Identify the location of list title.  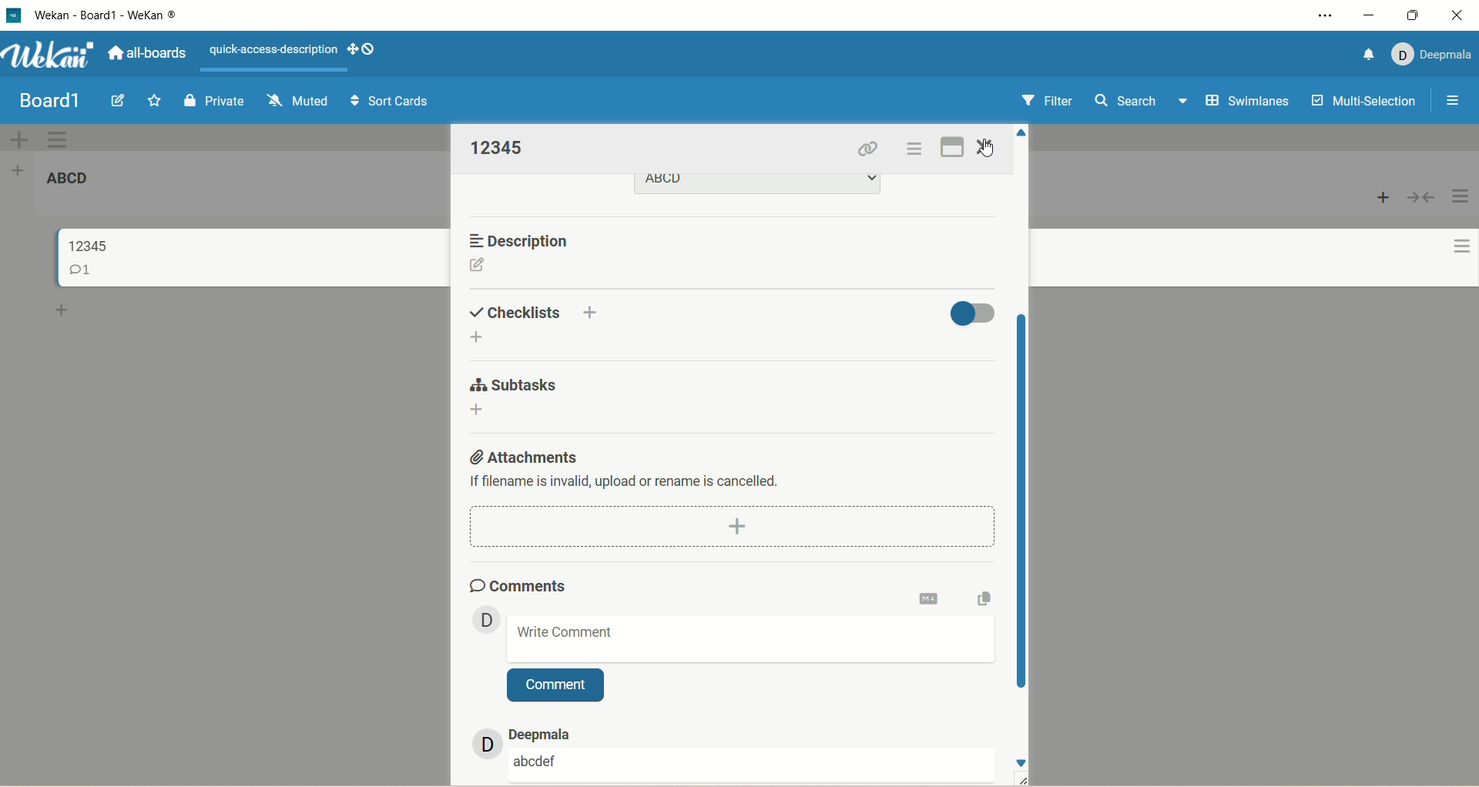
(75, 183).